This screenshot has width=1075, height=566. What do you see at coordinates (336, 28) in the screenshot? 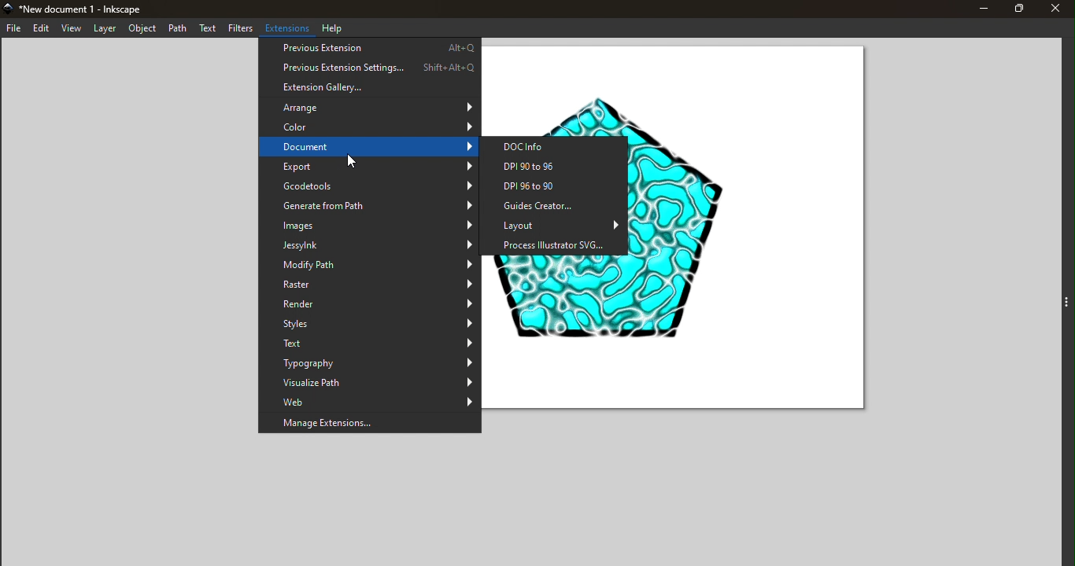
I see `Help` at bounding box center [336, 28].